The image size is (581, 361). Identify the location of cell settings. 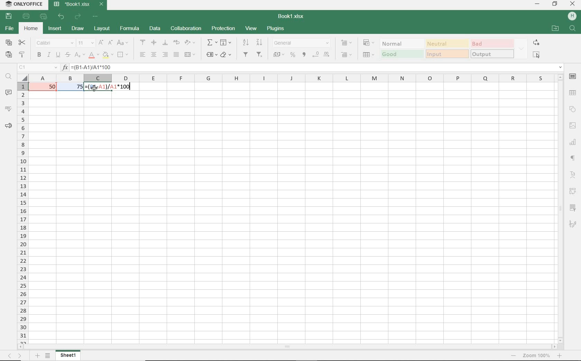
(573, 77).